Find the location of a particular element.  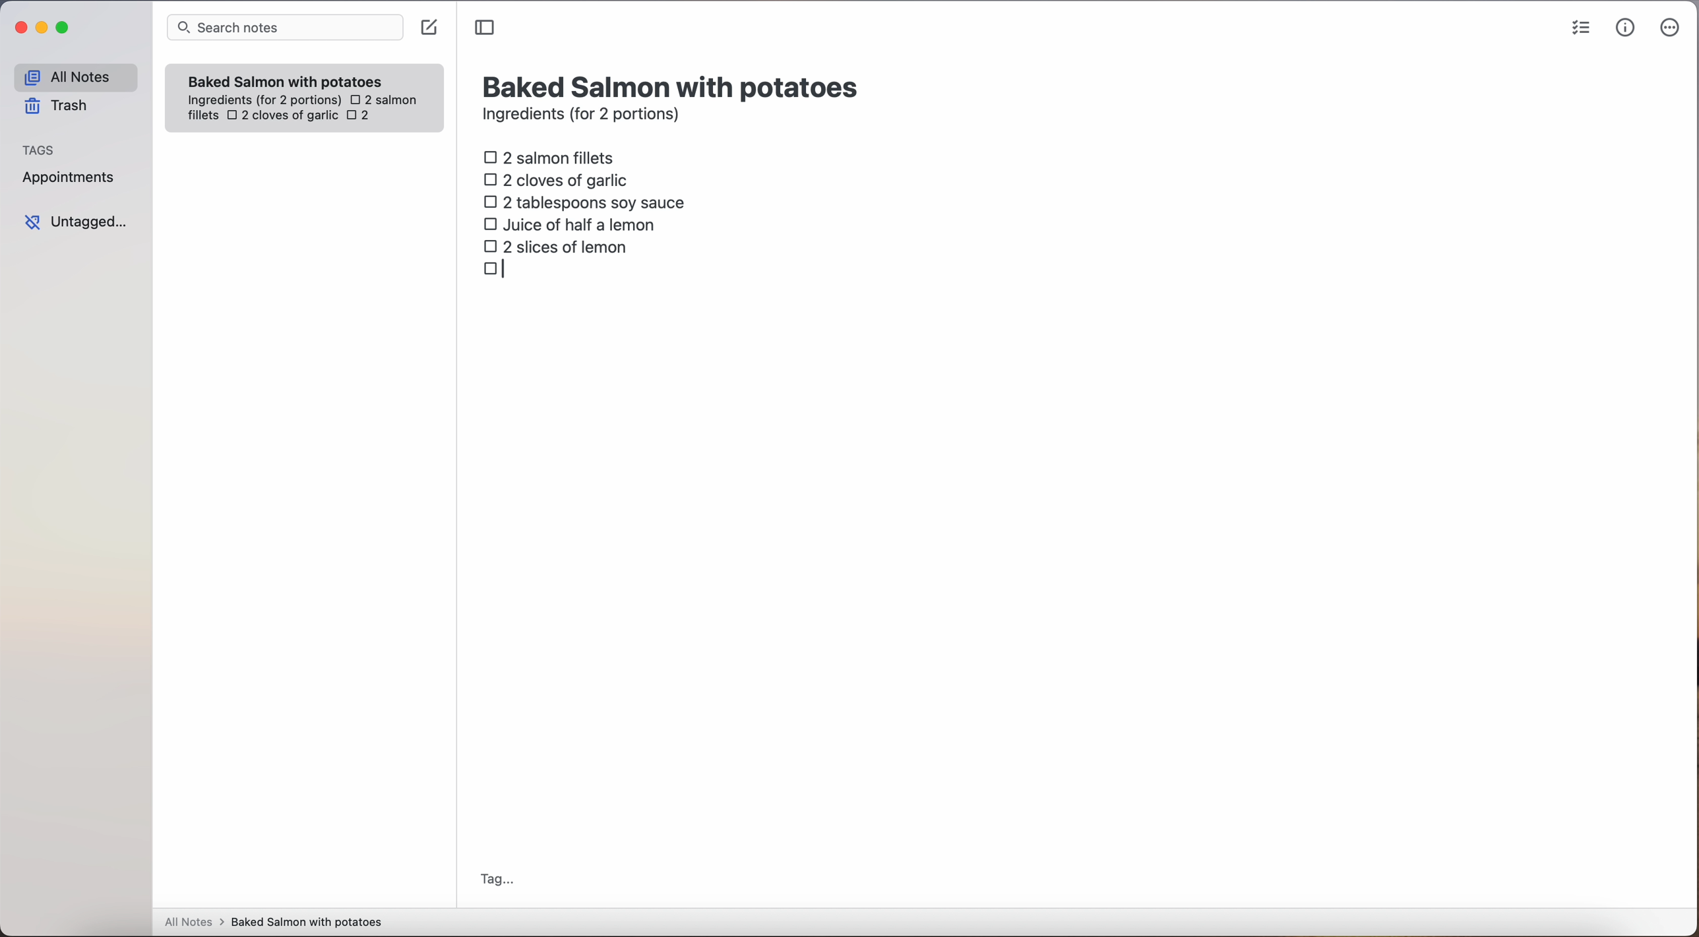

trash is located at coordinates (61, 106).